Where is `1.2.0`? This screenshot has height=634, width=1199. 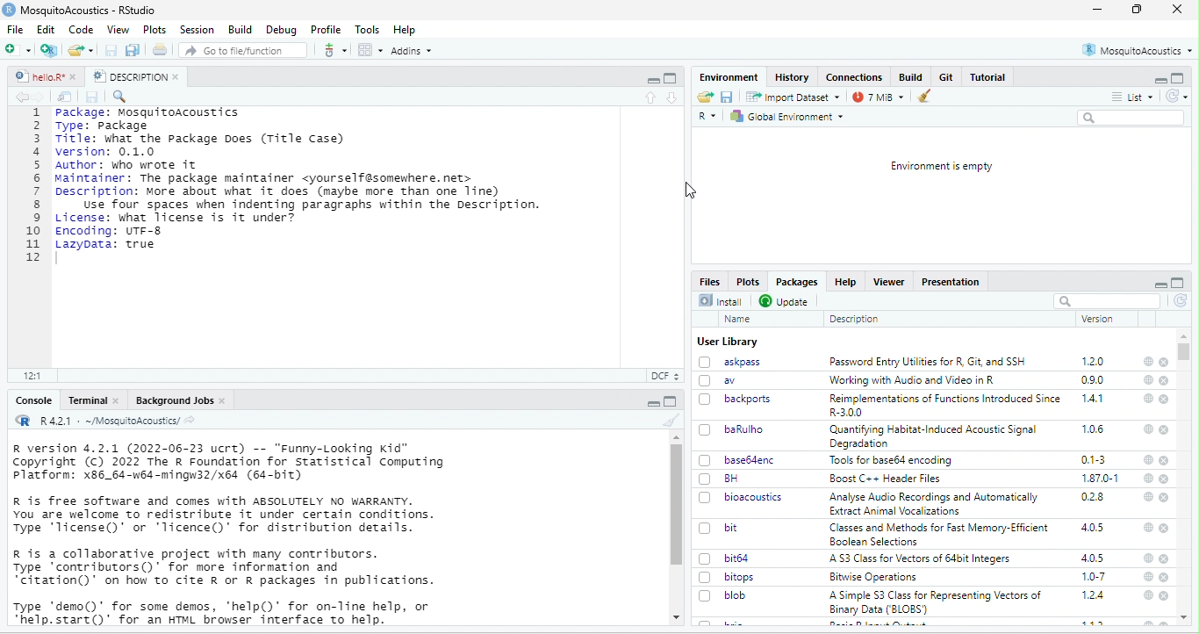
1.2.0 is located at coordinates (1094, 361).